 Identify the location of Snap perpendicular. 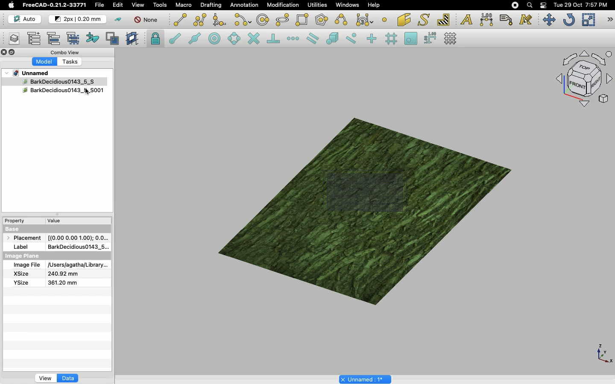
(275, 39).